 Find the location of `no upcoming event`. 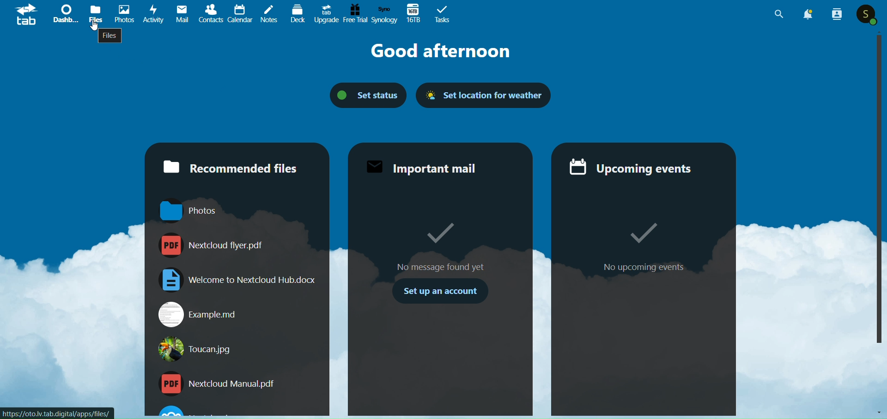

no upcoming event is located at coordinates (644, 267).